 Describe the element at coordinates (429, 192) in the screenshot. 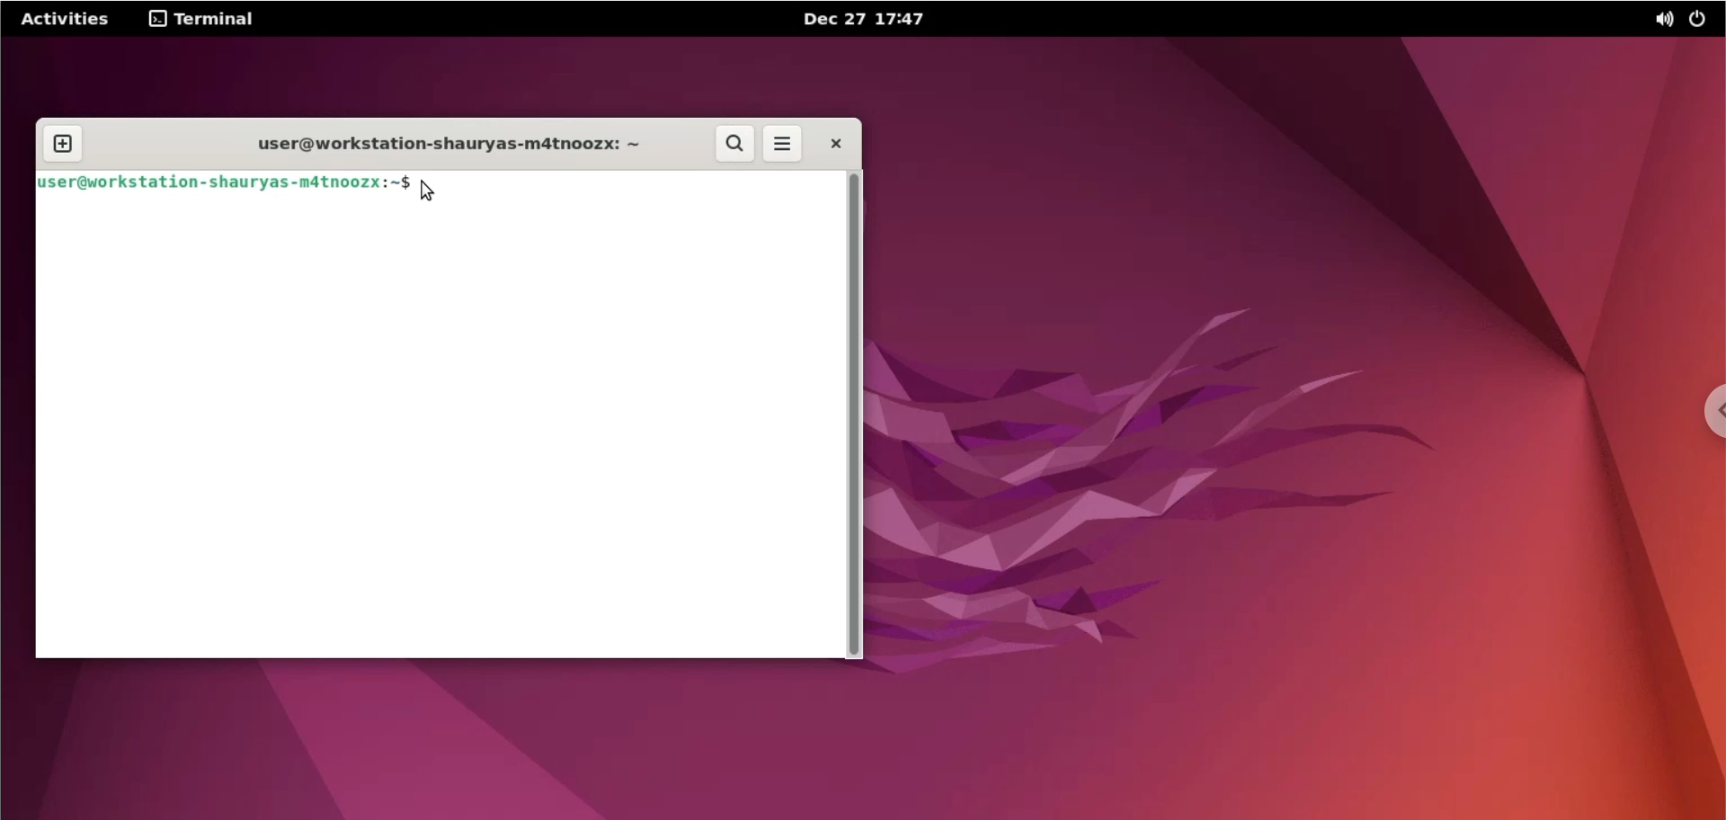

I see `mouse pointer` at that location.